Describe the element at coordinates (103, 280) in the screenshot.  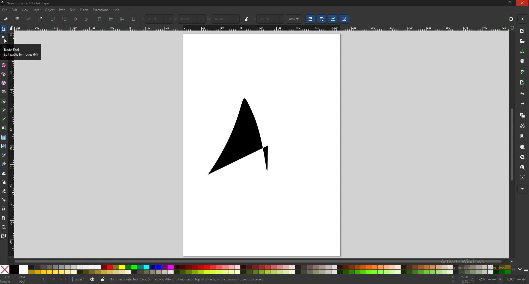
I see `lock` at that location.